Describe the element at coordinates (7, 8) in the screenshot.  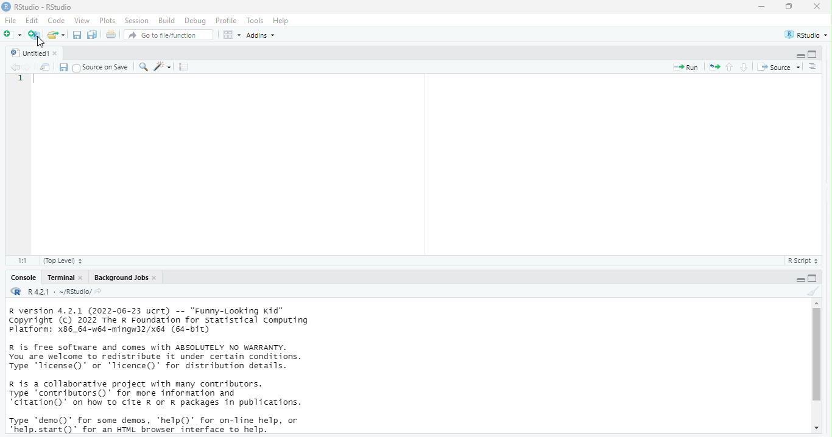
I see `logo` at that location.